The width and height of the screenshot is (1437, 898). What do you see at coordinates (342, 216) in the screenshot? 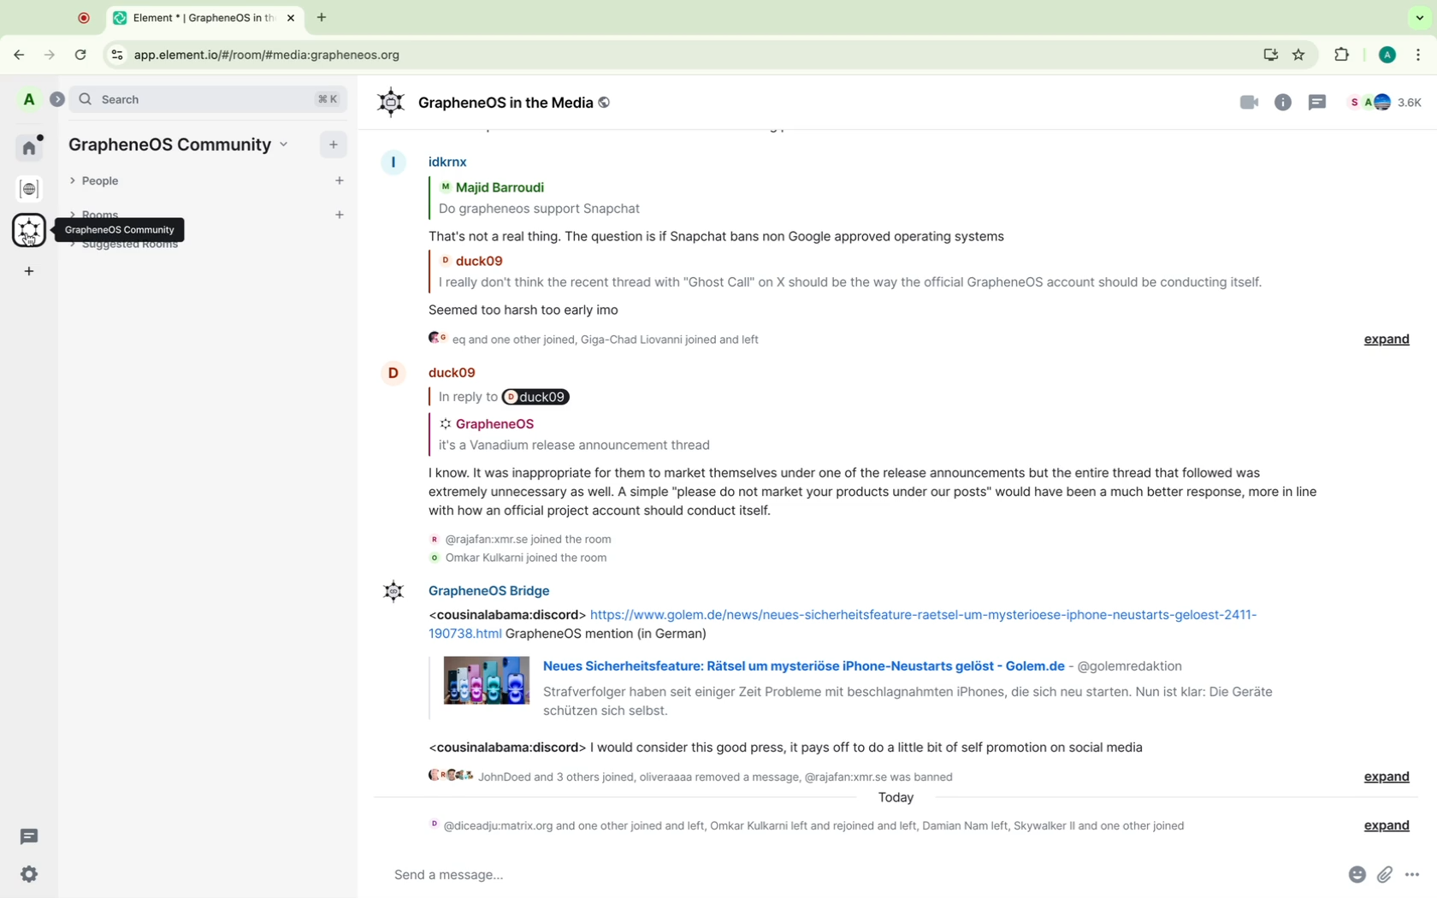
I see `add room` at bounding box center [342, 216].